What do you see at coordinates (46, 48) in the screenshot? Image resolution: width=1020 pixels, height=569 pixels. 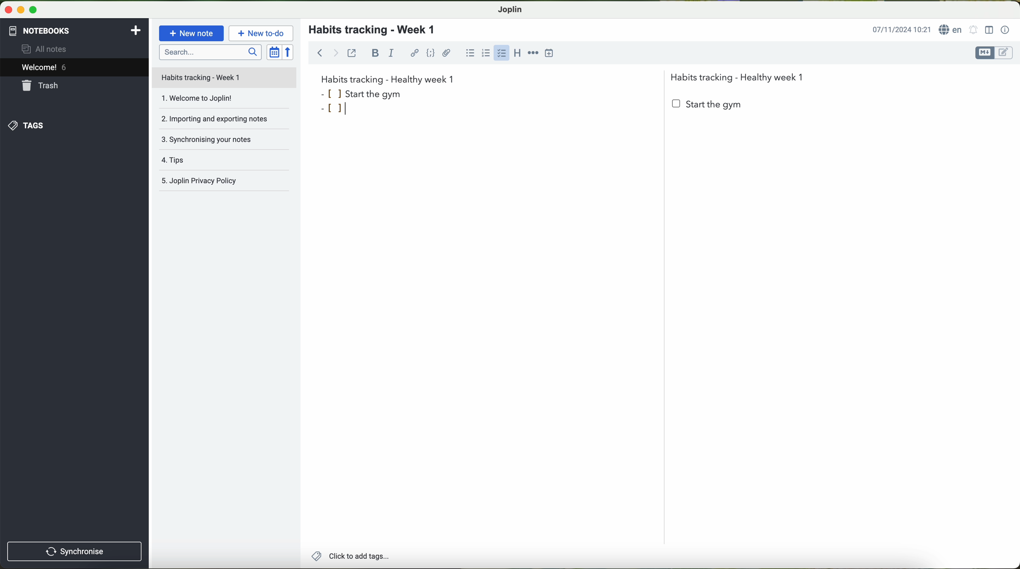 I see `all notes` at bounding box center [46, 48].